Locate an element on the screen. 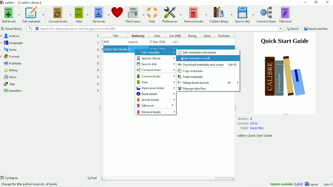 The height and width of the screenshot is (187, 333). Formats is located at coordinates (248, 123).